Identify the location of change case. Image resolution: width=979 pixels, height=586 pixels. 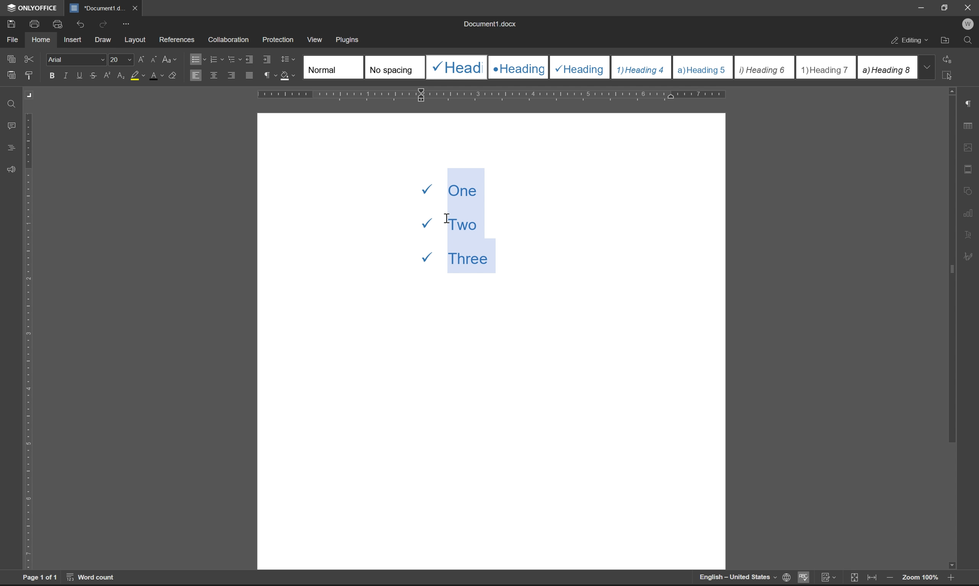
(170, 58).